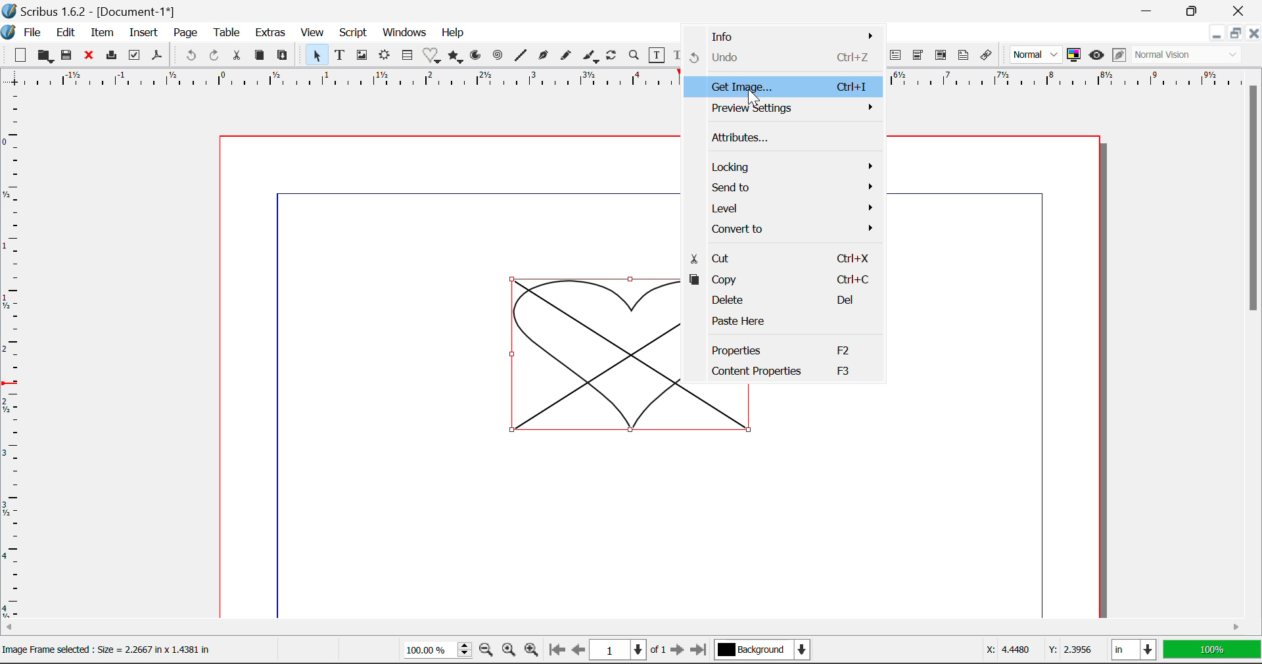  What do you see at coordinates (114, 56) in the screenshot?
I see `Print` at bounding box center [114, 56].